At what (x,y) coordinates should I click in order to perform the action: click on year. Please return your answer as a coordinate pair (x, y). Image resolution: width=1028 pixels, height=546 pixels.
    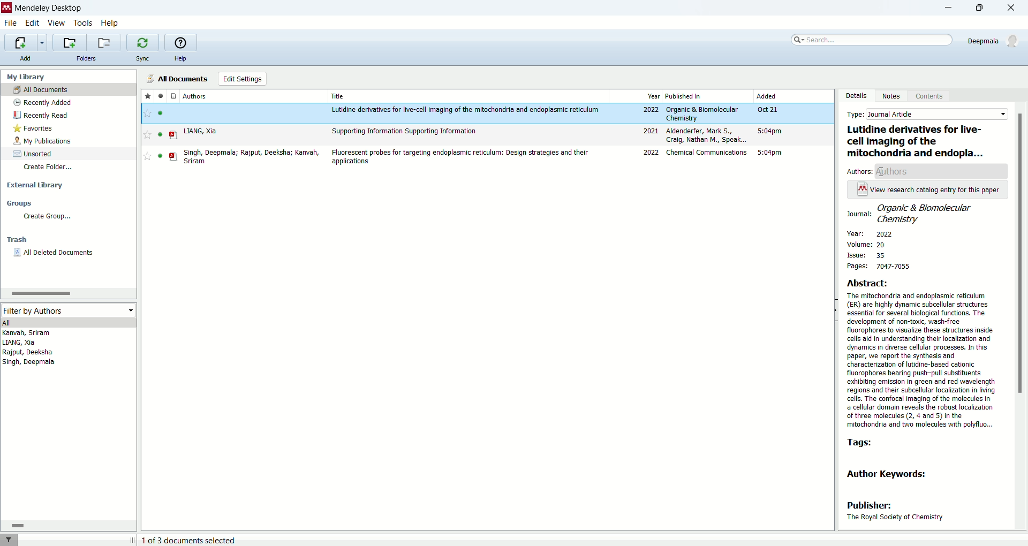
    Looking at the image, I should click on (651, 95).